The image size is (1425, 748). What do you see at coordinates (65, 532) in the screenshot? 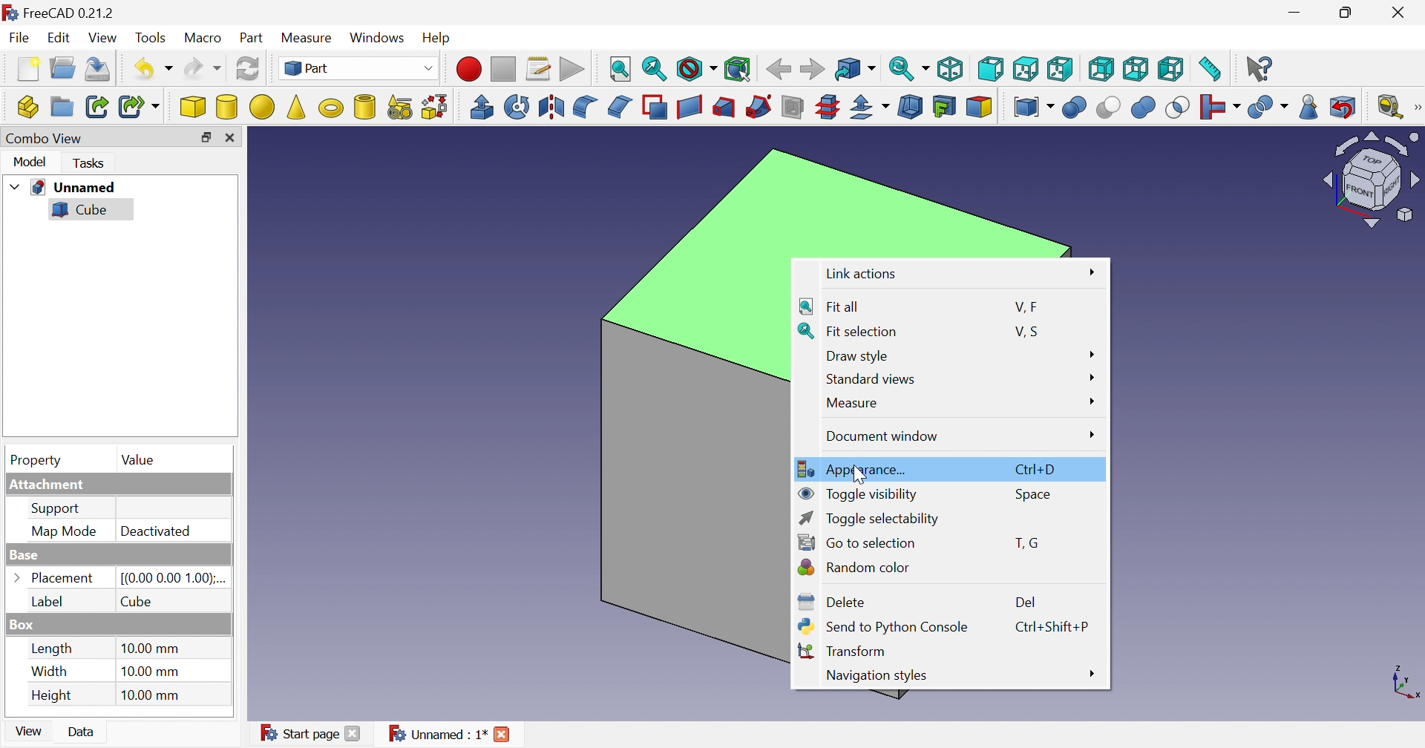
I see `MAP MODE` at bounding box center [65, 532].